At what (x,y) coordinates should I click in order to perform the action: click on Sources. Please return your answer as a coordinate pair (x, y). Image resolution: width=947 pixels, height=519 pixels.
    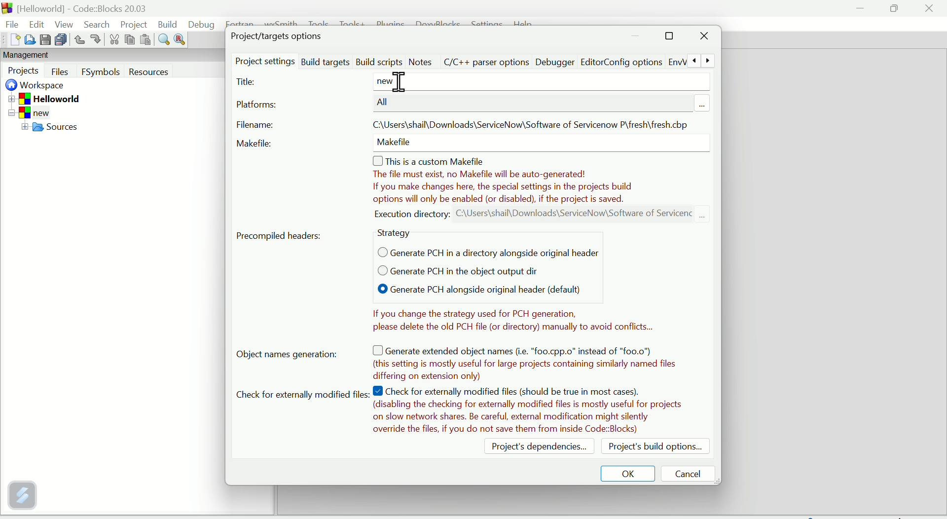
    Looking at the image, I should click on (65, 129).